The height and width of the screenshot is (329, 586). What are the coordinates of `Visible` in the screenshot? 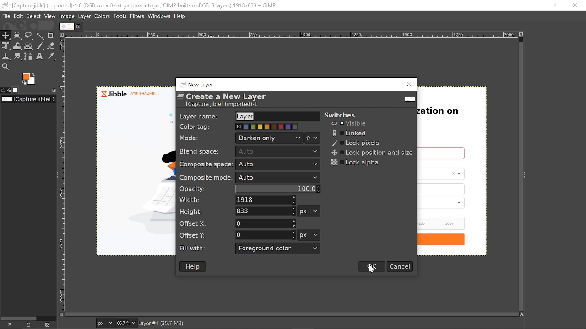 It's located at (349, 124).